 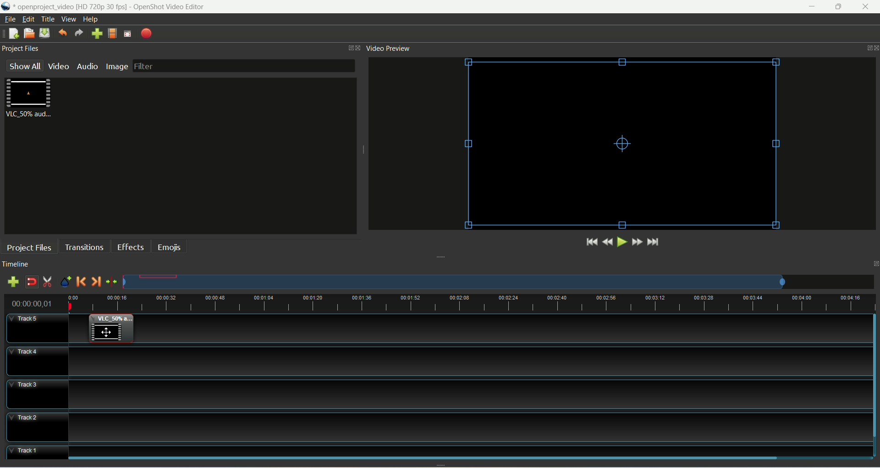 I want to click on project files, so click(x=23, y=49).